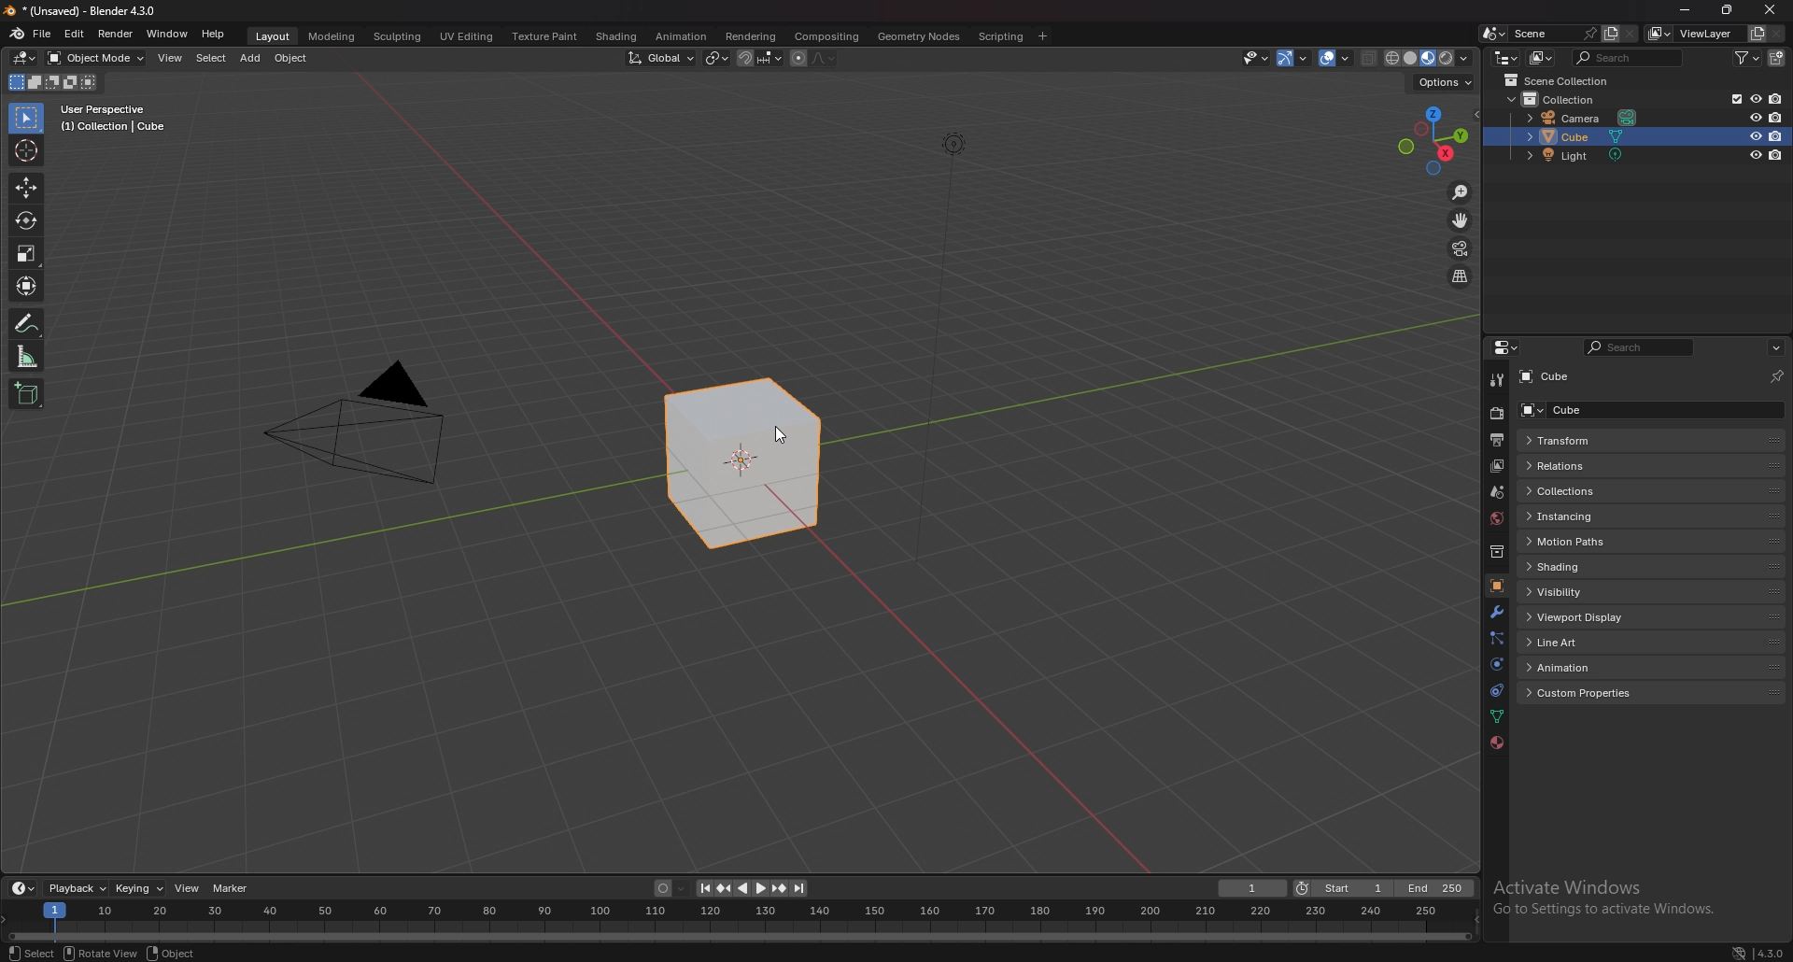 The image size is (1793, 962). I want to click on zoom, so click(1461, 192).